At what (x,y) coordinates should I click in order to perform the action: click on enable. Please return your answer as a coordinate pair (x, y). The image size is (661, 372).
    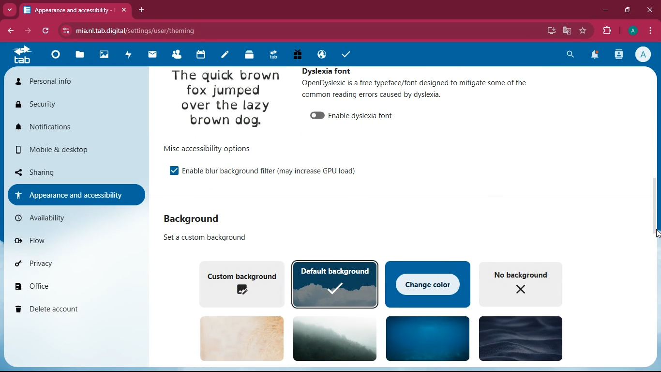
    Looking at the image, I should click on (174, 171).